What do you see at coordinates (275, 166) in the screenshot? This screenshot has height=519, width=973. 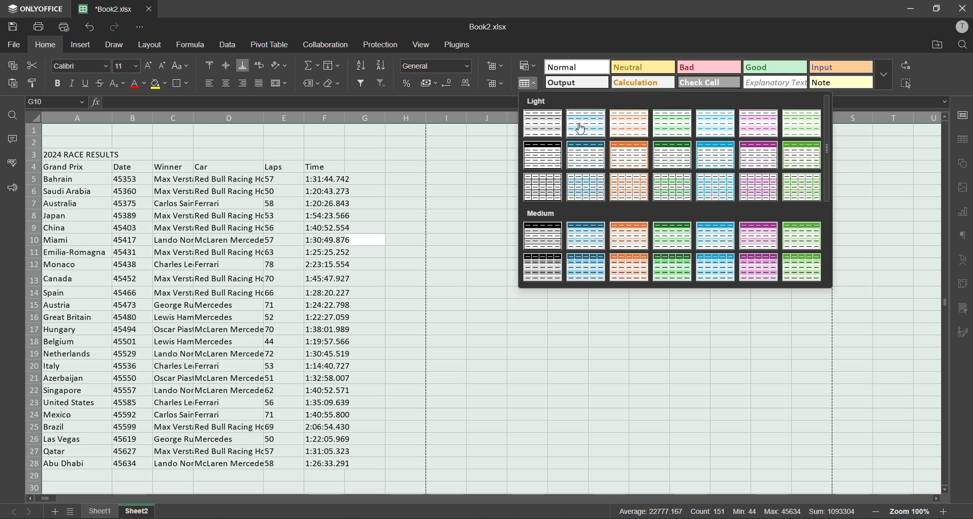 I see `` at bounding box center [275, 166].